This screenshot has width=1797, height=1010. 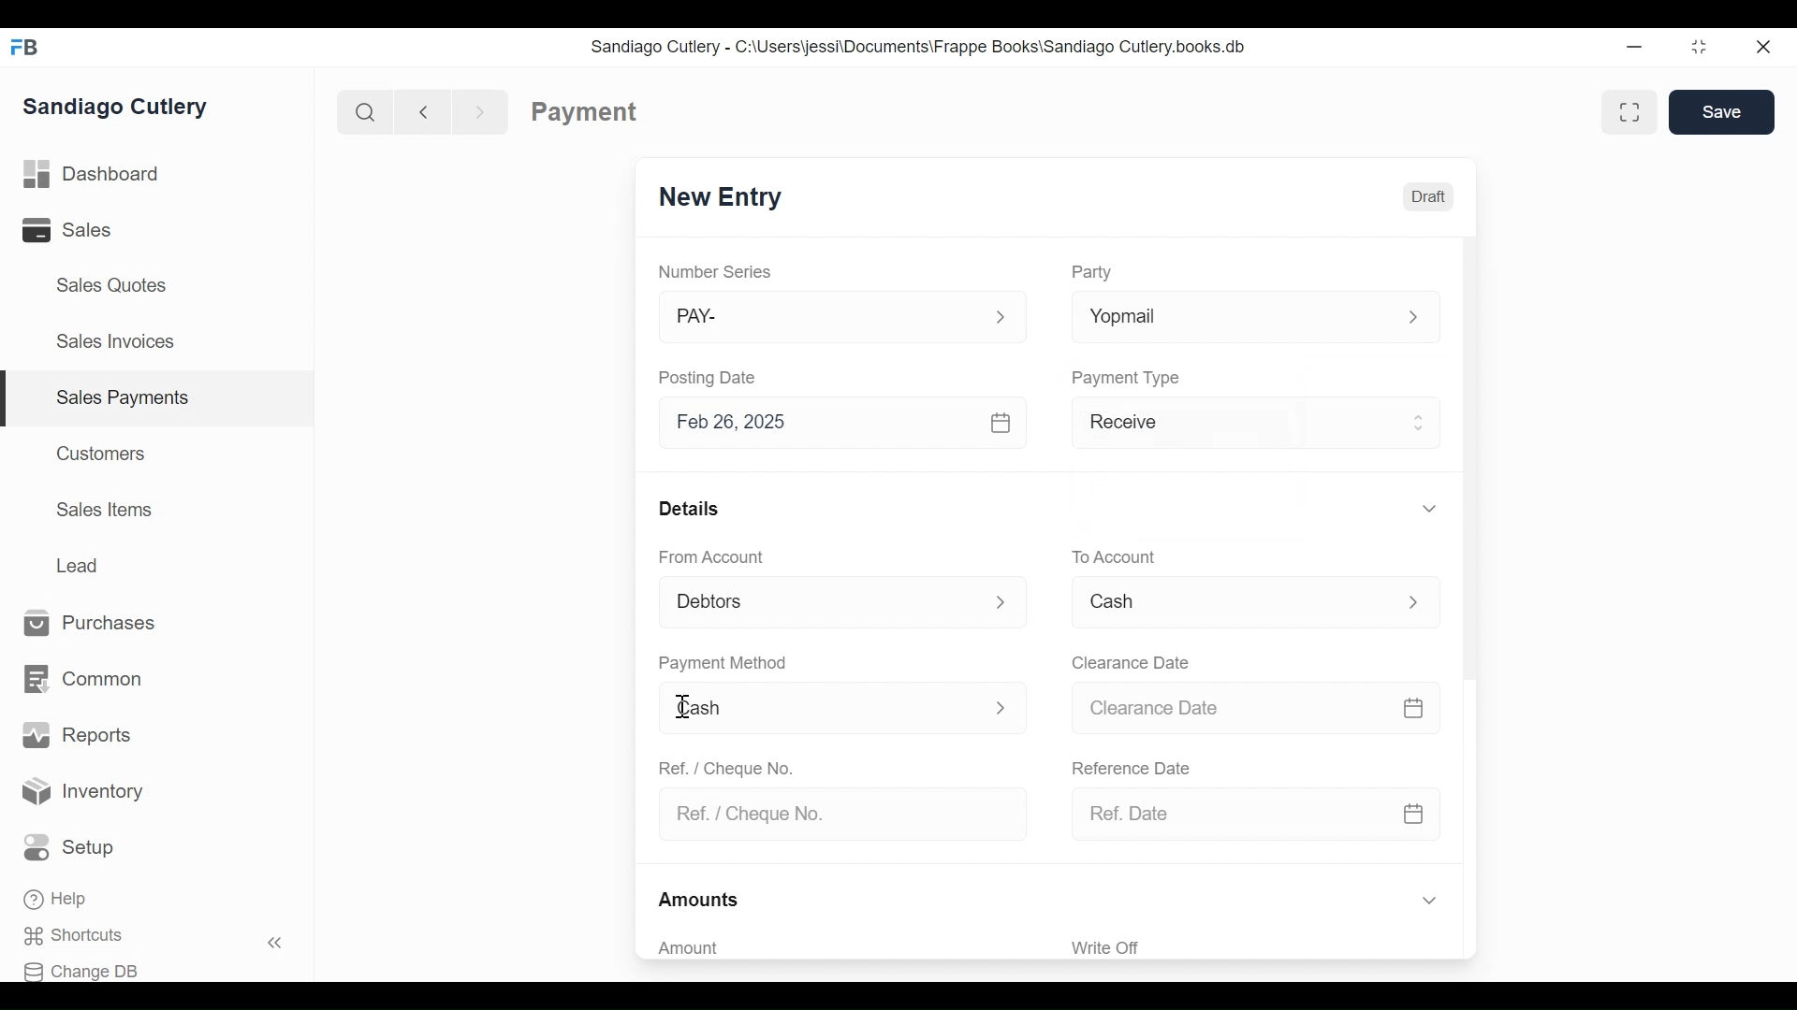 What do you see at coordinates (1132, 664) in the screenshot?
I see `Clearance Date` at bounding box center [1132, 664].